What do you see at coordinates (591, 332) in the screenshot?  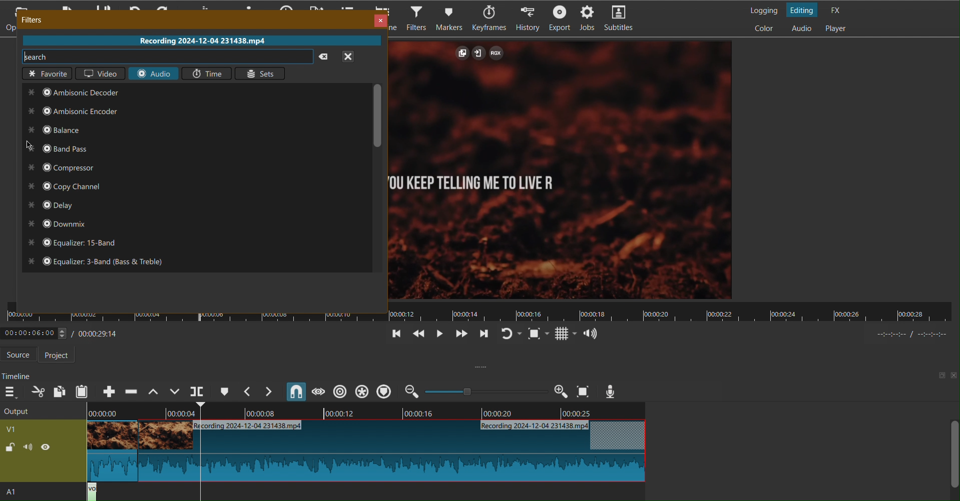 I see `Audio` at bounding box center [591, 332].